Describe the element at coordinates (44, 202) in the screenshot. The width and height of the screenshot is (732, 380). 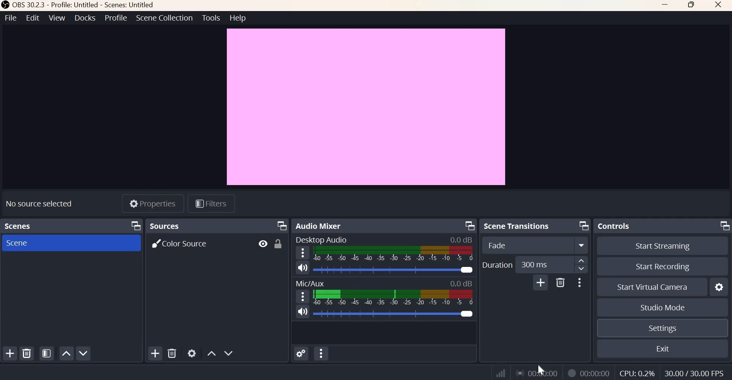
I see `No source selected` at that location.